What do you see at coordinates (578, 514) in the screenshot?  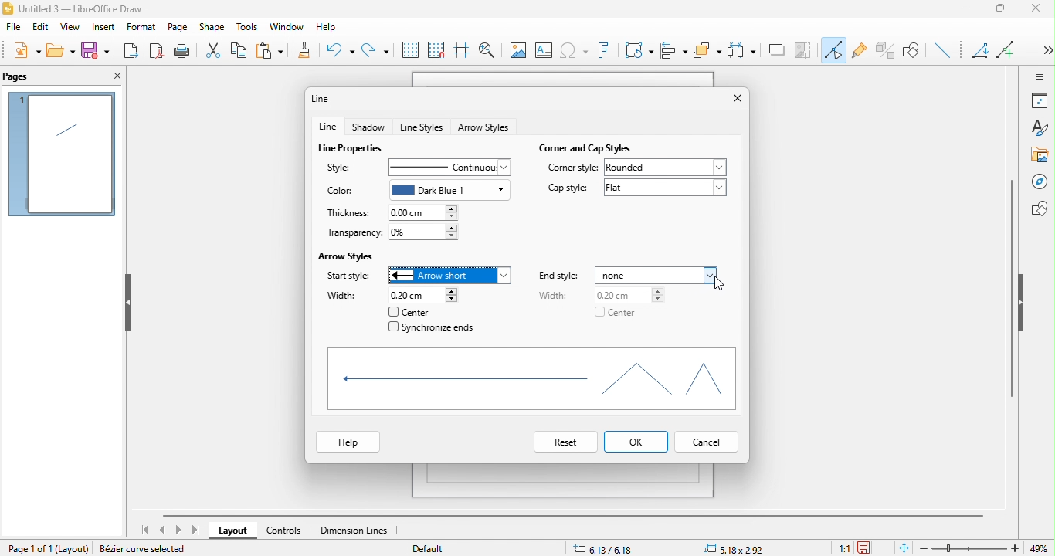 I see `horizontal scroll bar` at bounding box center [578, 514].